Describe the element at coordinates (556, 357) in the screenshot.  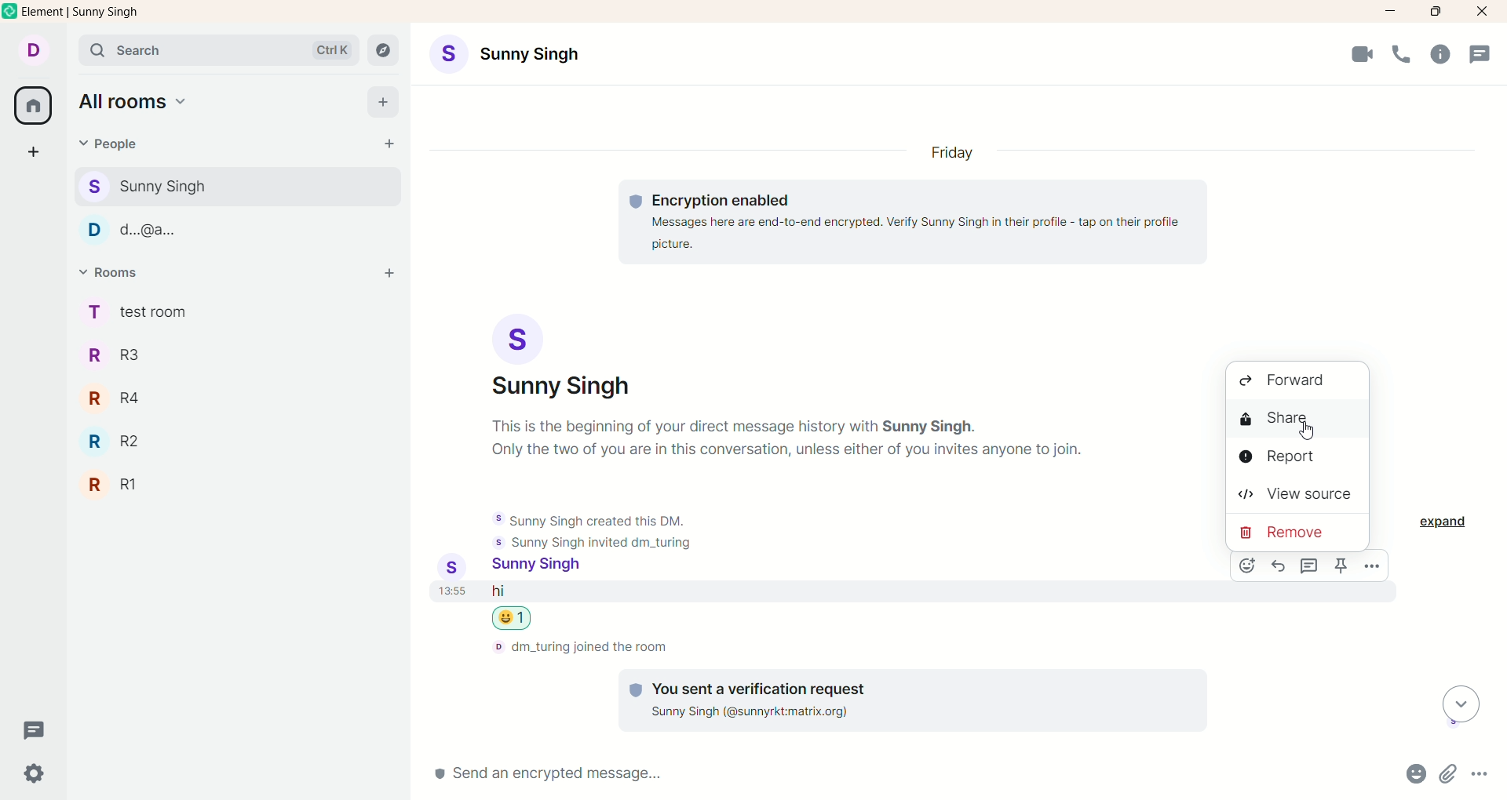
I see `account` at that location.